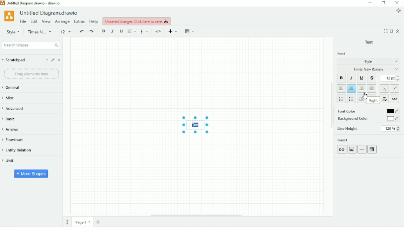  Describe the element at coordinates (369, 69) in the screenshot. I see `Times New Roman` at that location.